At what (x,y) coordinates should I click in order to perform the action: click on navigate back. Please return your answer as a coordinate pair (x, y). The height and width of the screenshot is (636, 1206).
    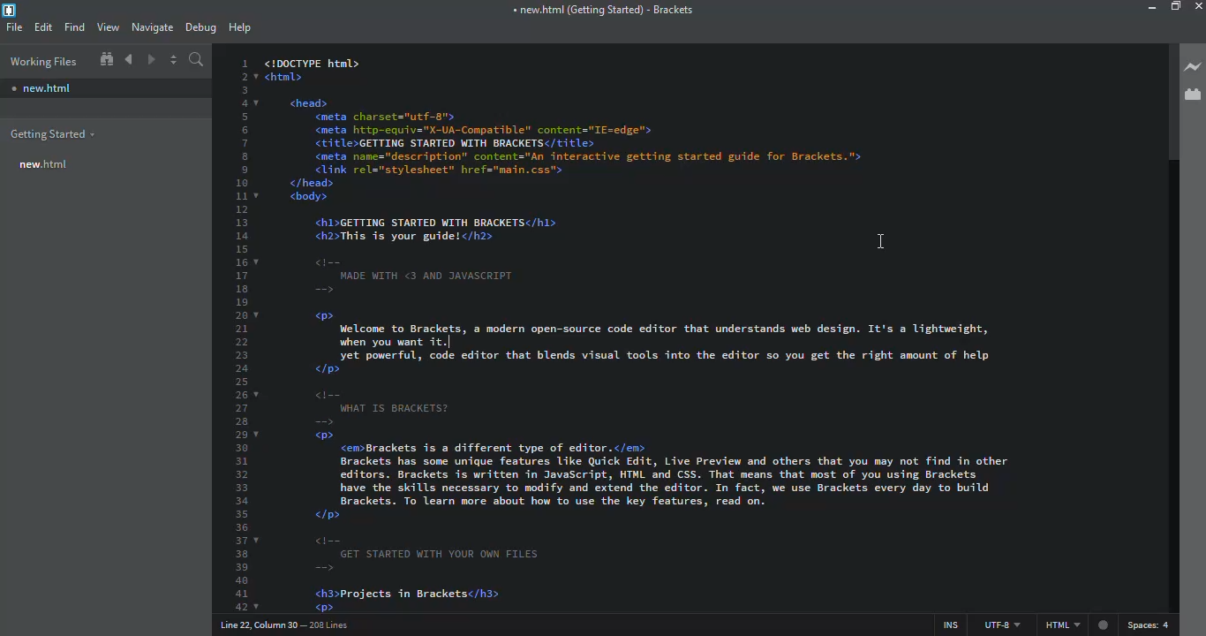
    Looking at the image, I should click on (129, 59).